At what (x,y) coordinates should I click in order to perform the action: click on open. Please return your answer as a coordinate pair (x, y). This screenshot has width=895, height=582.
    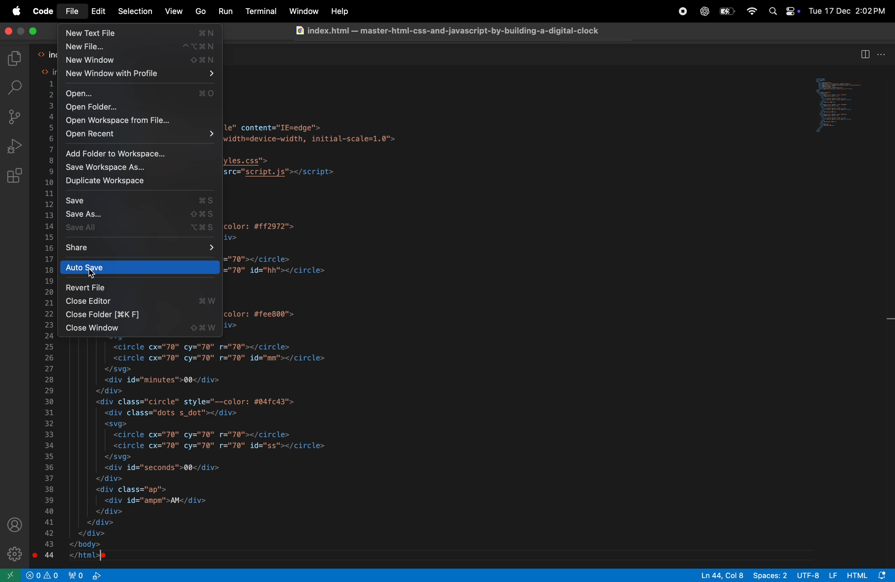
    Looking at the image, I should click on (139, 92).